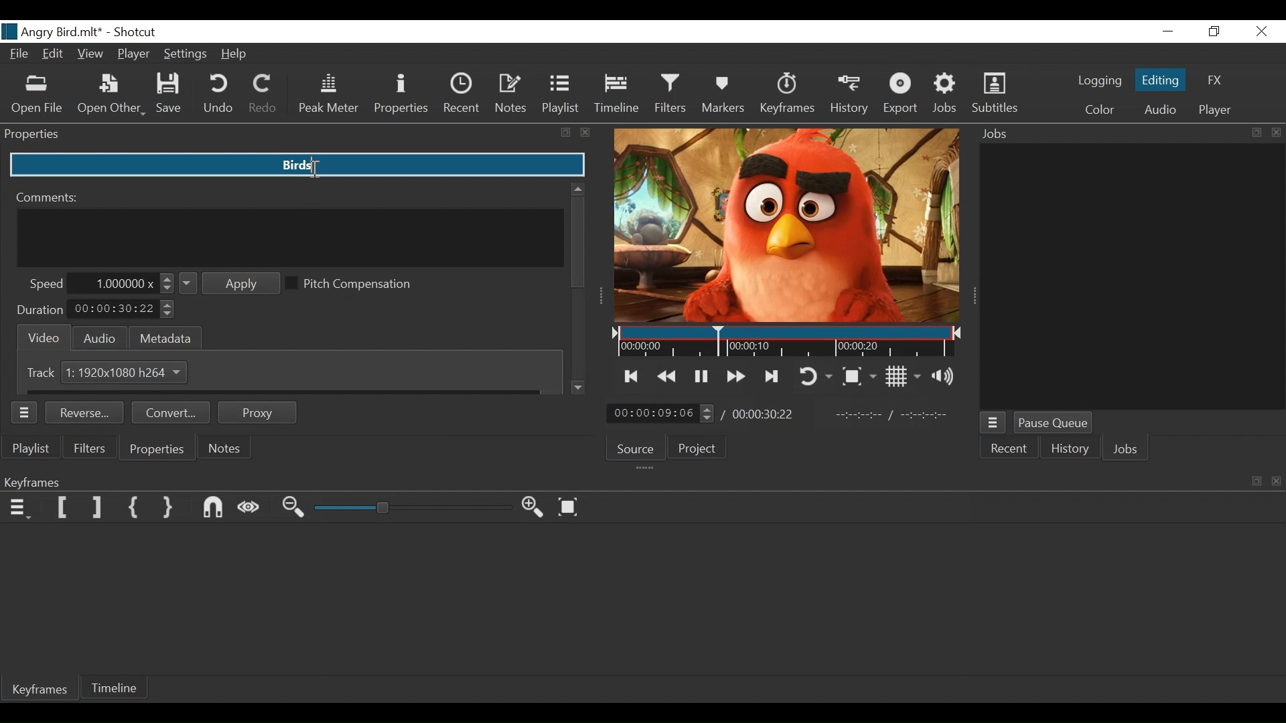 The height and width of the screenshot is (723, 1286). Describe the element at coordinates (947, 95) in the screenshot. I see `Jobs` at that location.